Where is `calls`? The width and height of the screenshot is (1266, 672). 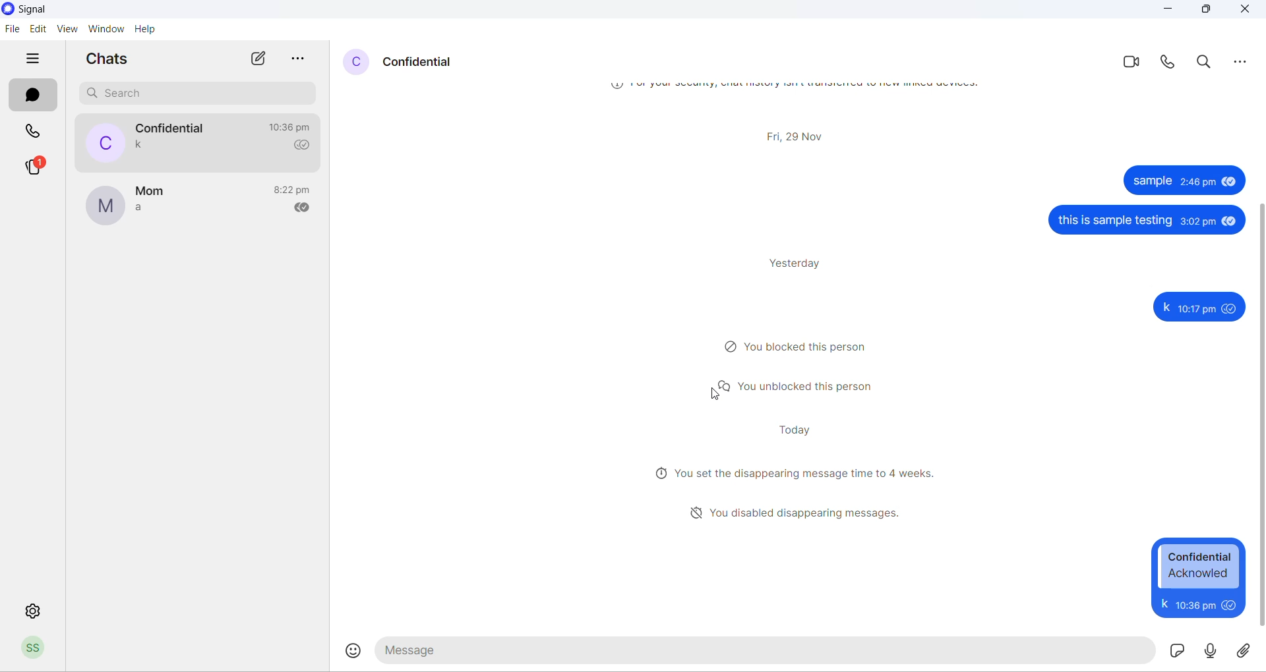 calls is located at coordinates (37, 134).